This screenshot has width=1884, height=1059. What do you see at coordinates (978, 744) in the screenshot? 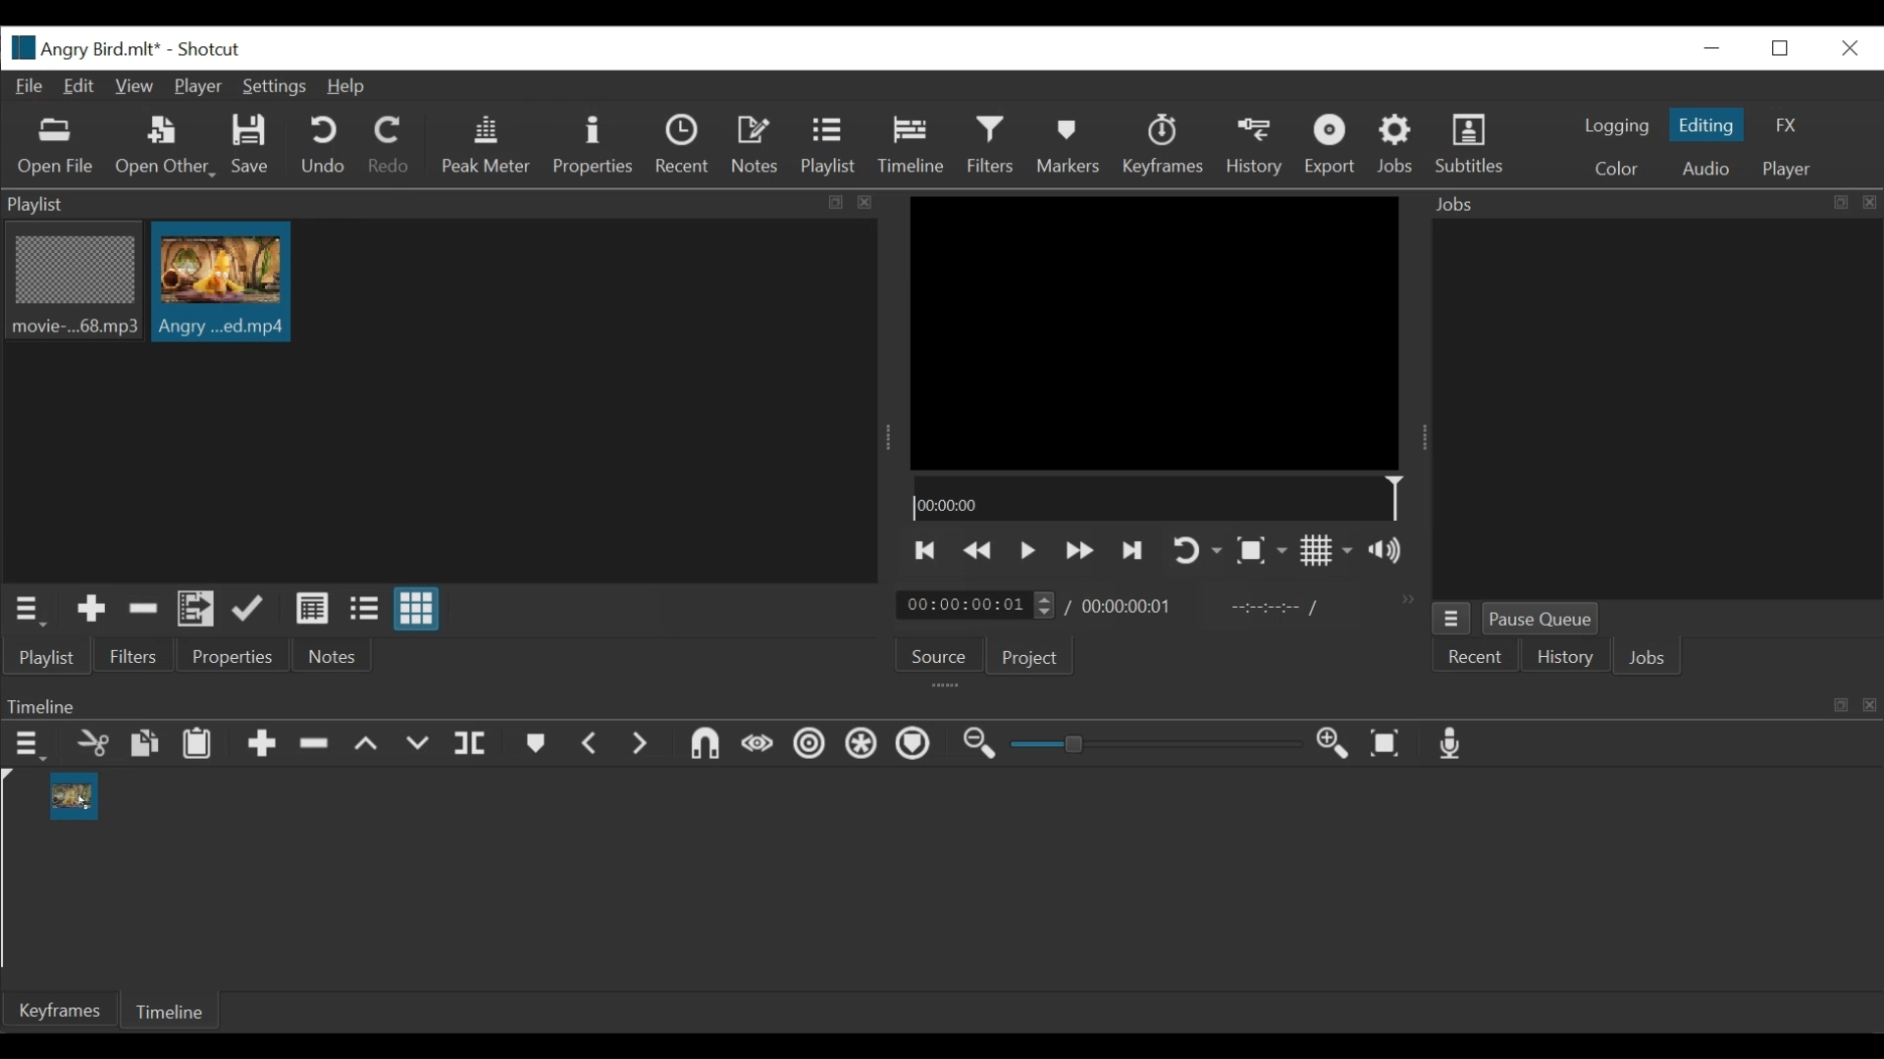
I see `Zoom timeline out` at bounding box center [978, 744].